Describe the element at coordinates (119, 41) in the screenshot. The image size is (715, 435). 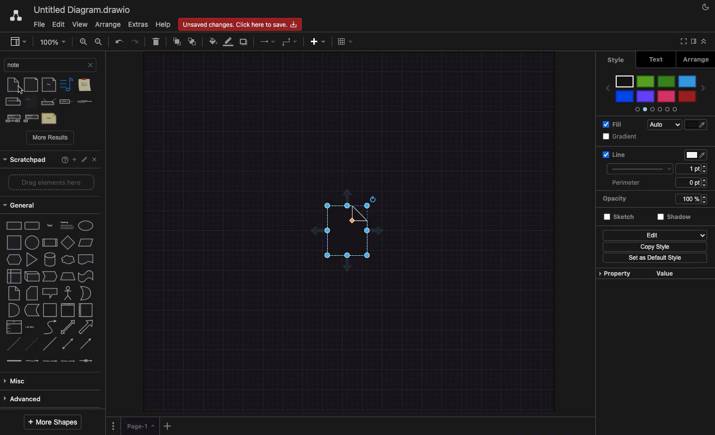
I see `Undo` at that location.